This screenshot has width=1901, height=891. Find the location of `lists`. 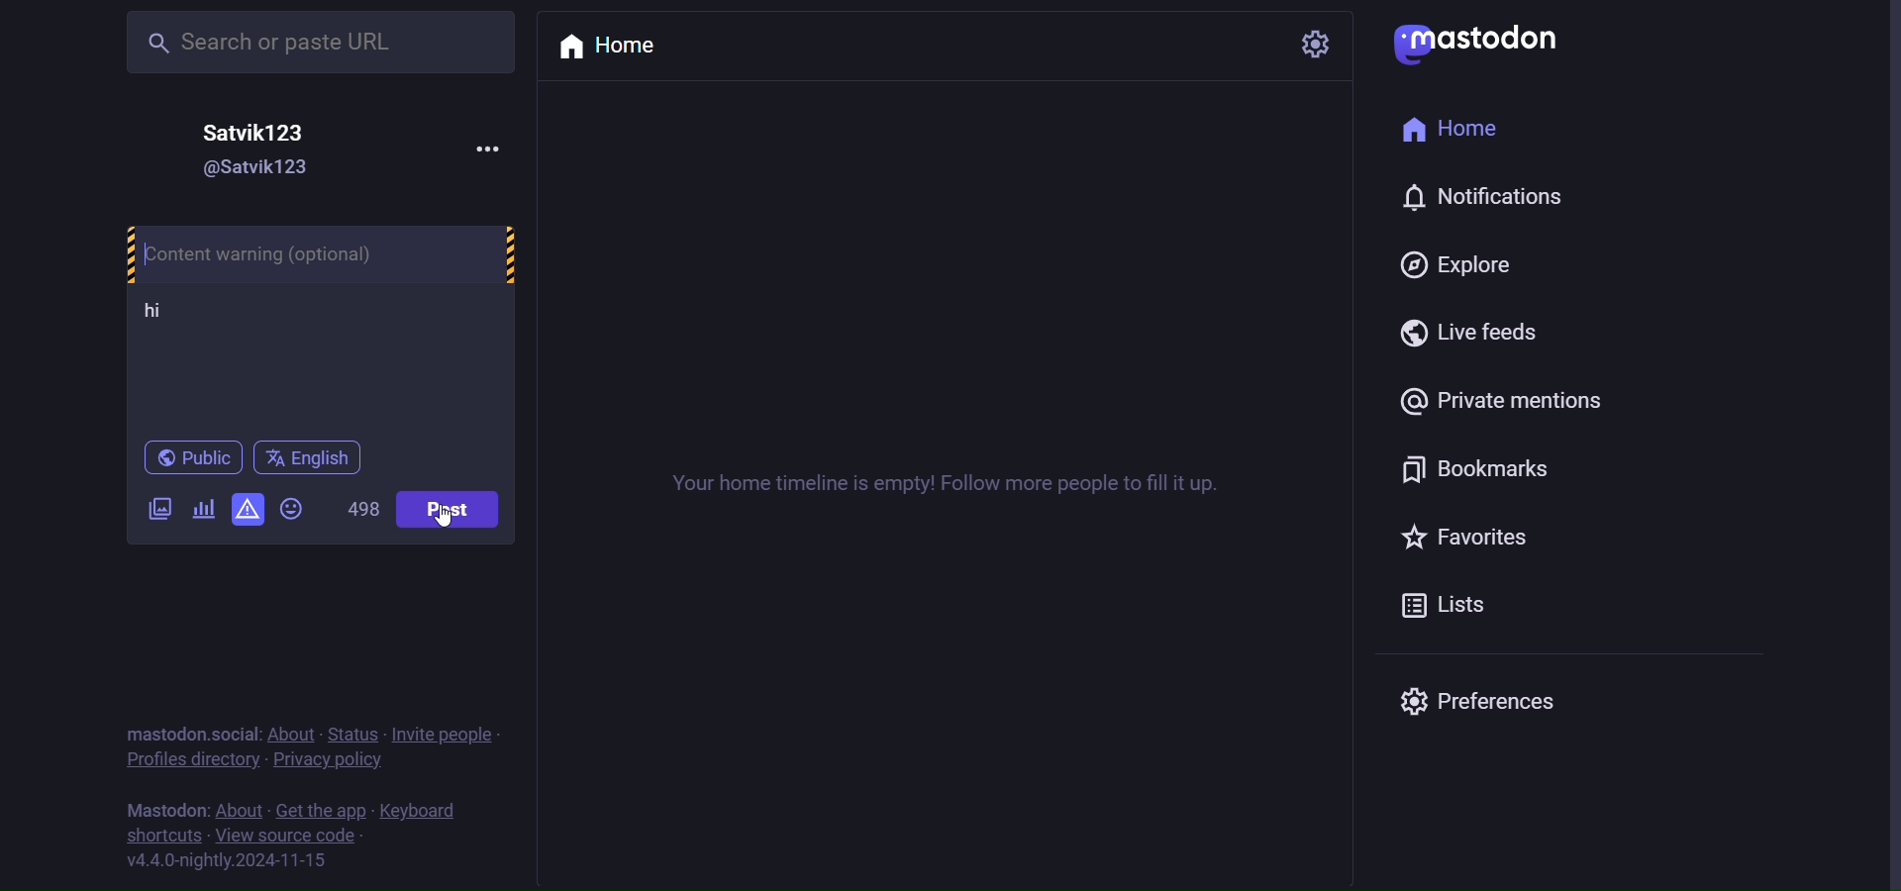

lists is located at coordinates (1460, 610).